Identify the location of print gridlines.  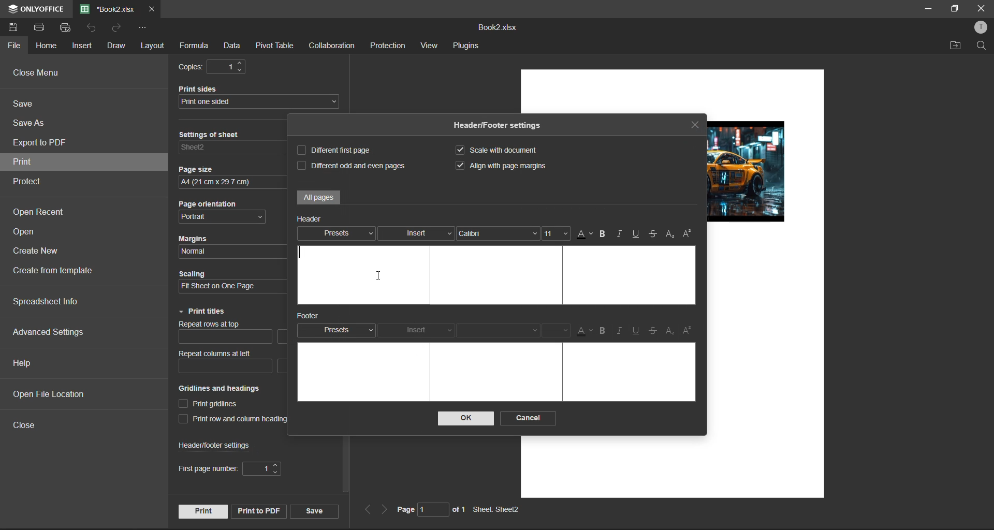
(211, 405).